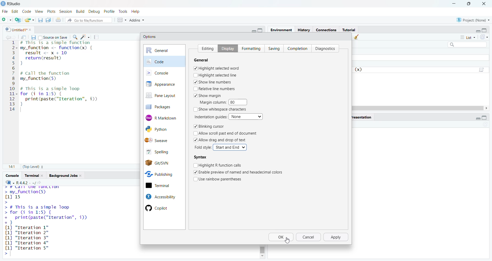 The width and height of the screenshot is (492, 261). What do you see at coordinates (221, 110) in the screenshot?
I see `show whitespace characters` at bounding box center [221, 110].